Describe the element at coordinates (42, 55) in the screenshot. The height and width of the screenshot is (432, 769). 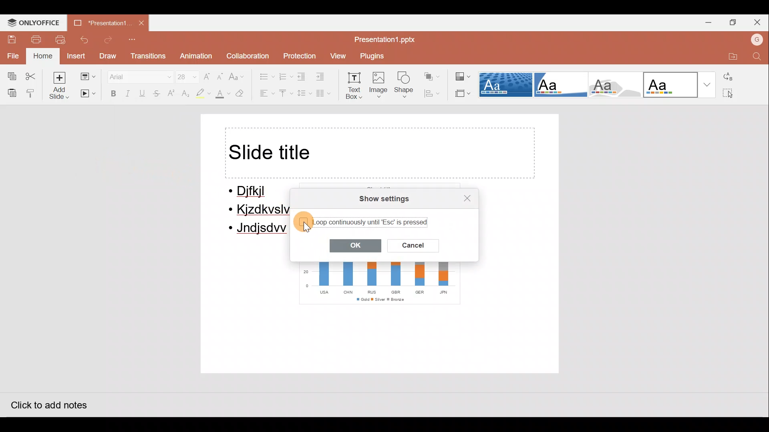
I see `Home` at that location.